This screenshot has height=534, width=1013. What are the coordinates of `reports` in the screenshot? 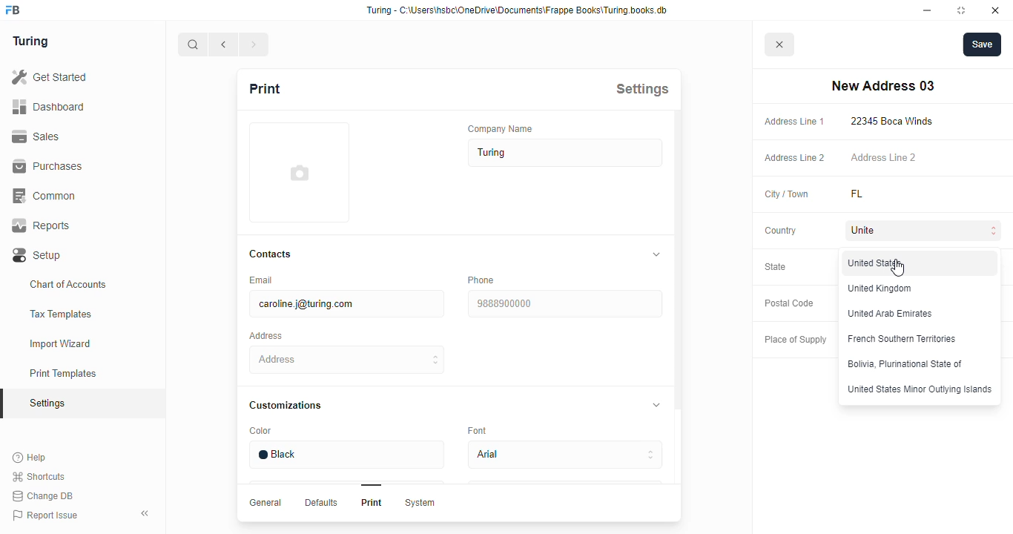 It's located at (42, 225).